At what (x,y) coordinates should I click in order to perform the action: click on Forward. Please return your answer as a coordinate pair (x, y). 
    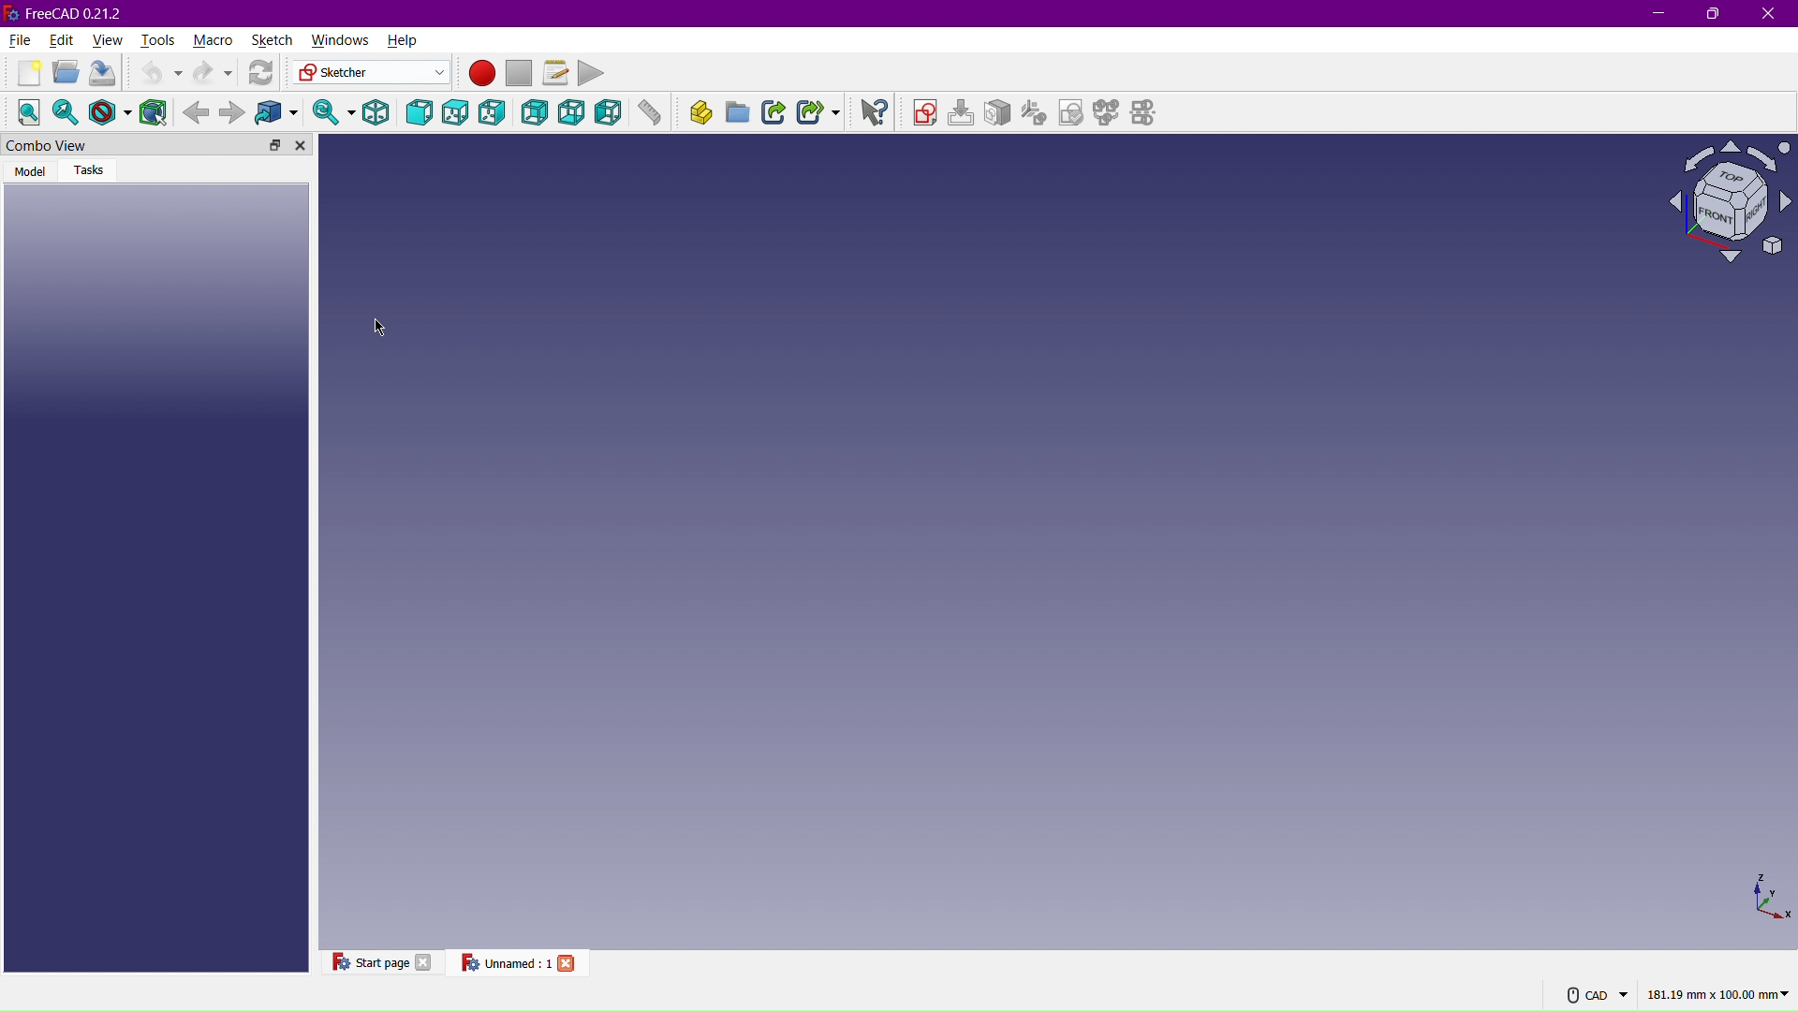
    Looking at the image, I should click on (233, 110).